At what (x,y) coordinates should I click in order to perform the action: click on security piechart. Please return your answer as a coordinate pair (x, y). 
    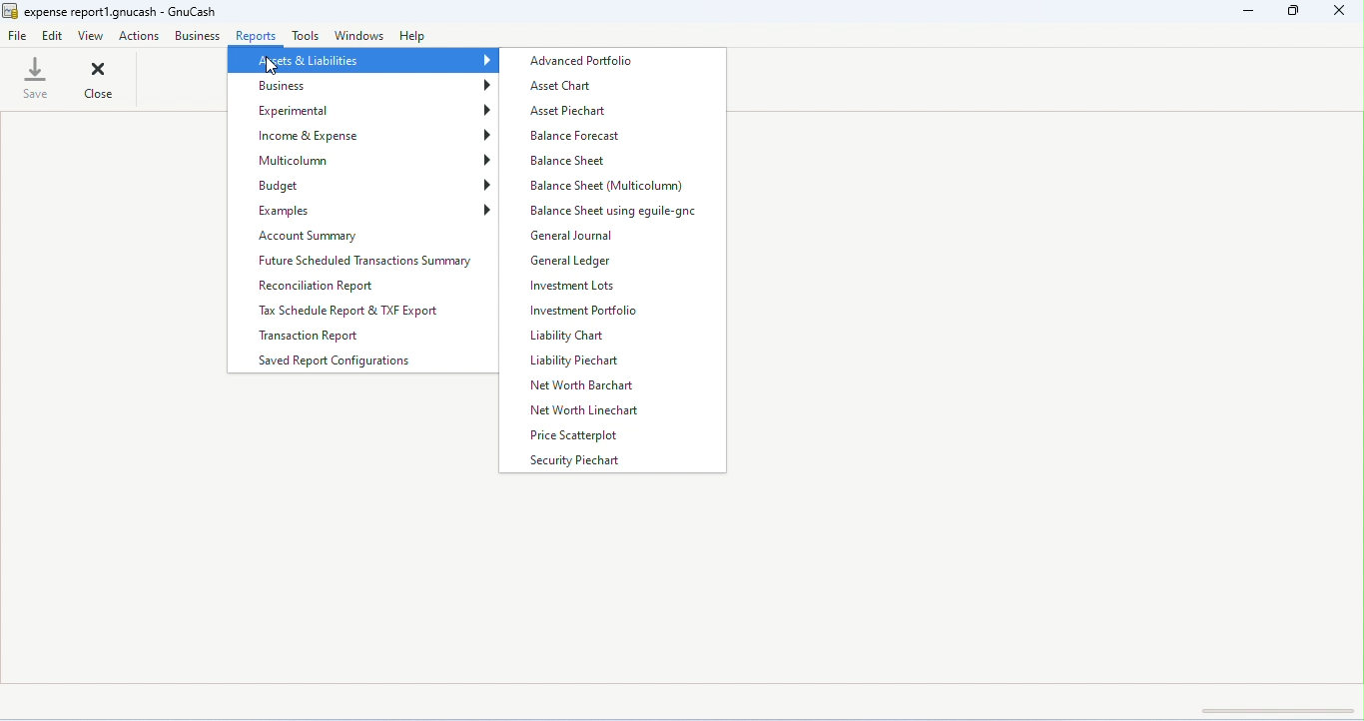
    Looking at the image, I should click on (579, 461).